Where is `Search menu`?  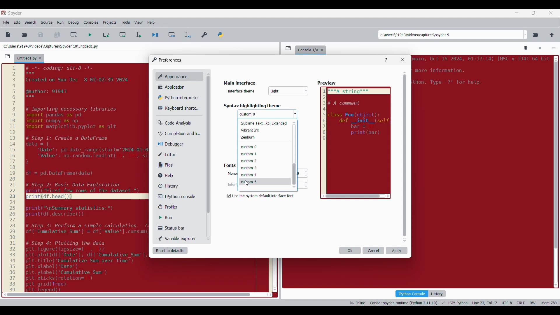
Search menu is located at coordinates (31, 22).